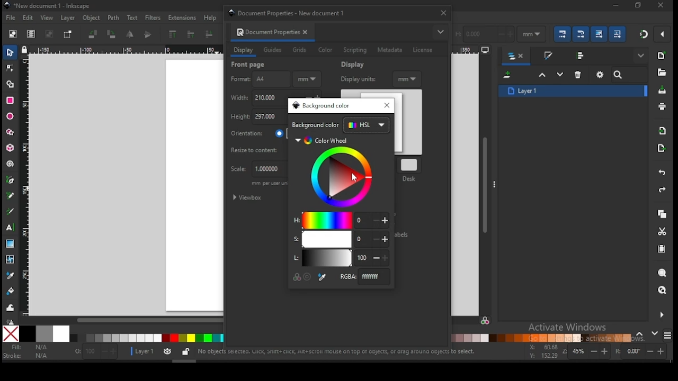 The width and height of the screenshot is (678, 381). What do you see at coordinates (662, 107) in the screenshot?
I see `print` at bounding box center [662, 107].